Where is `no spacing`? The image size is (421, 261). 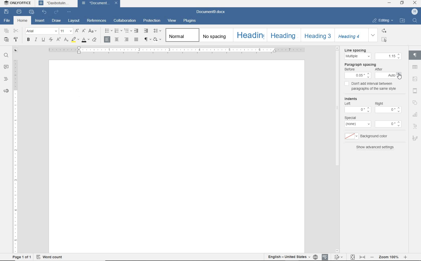
no spacing is located at coordinates (216, 35).